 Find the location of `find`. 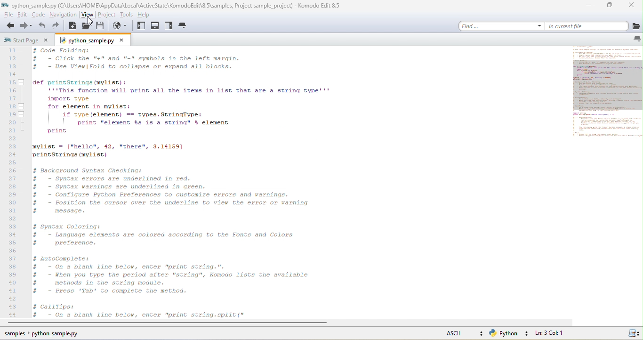

find is located at coordinates (503, 25).